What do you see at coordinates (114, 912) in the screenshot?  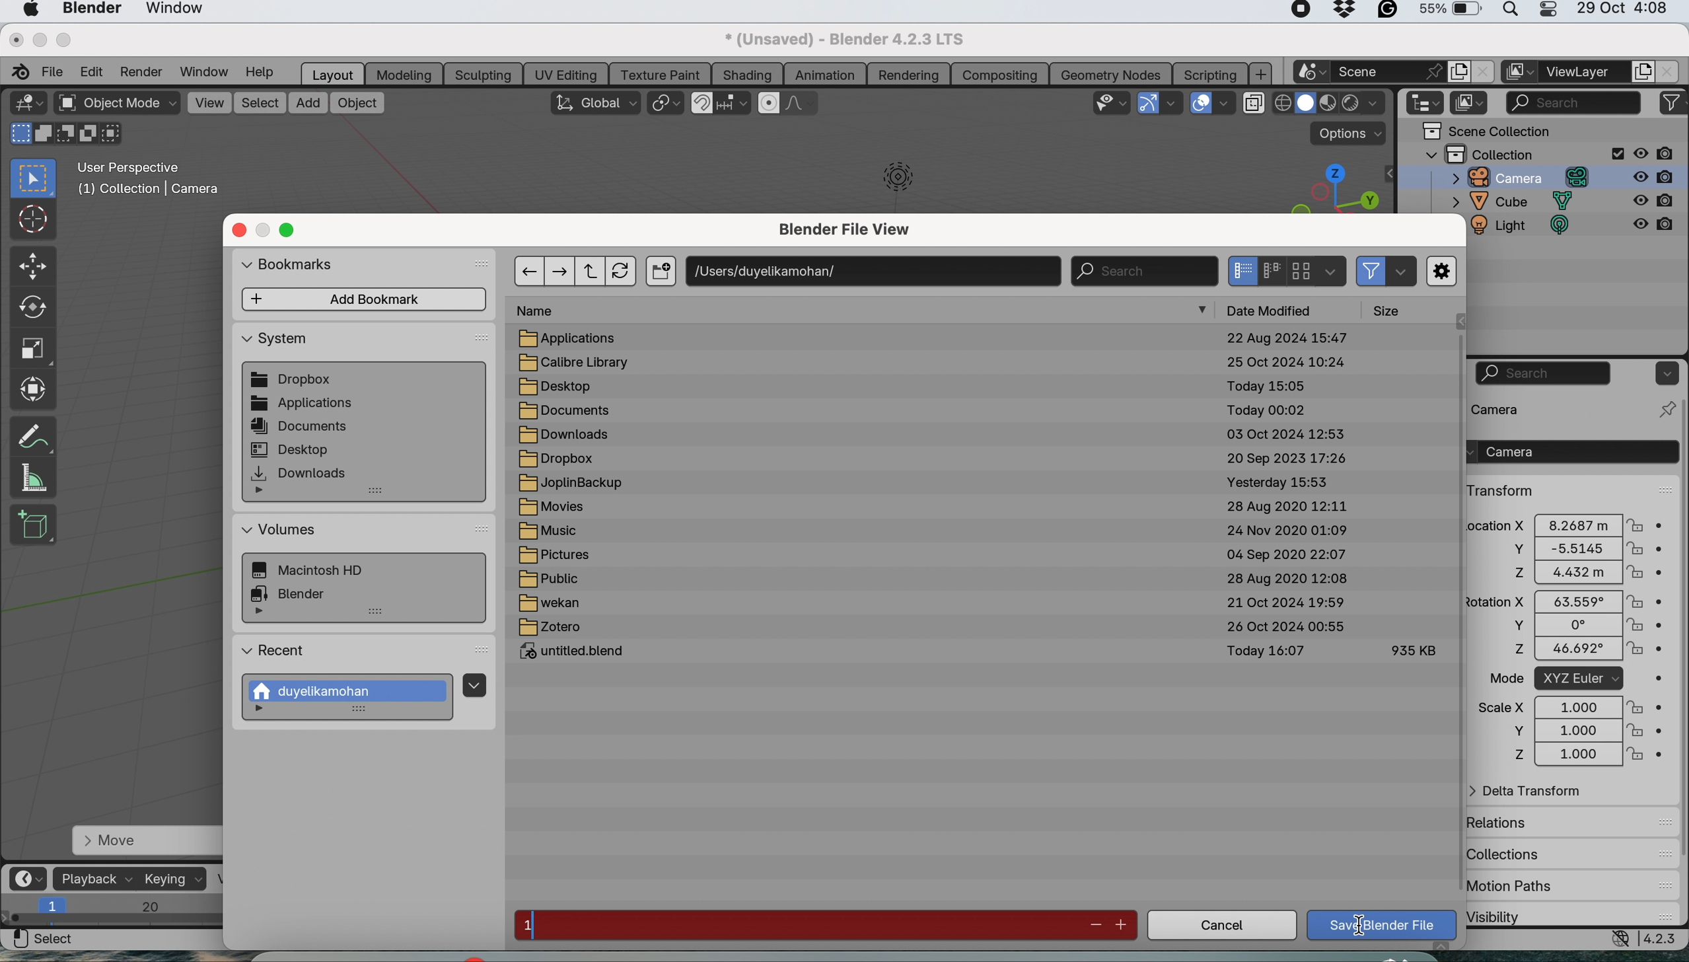 I see `horizontal scale` at bounding box center [114, 912].